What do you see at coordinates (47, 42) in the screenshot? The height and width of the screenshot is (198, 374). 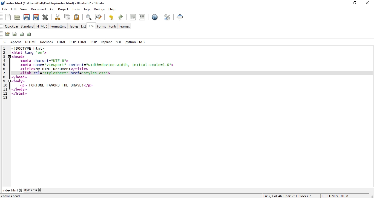 I see `docbook` at bounding box center [47, 42].